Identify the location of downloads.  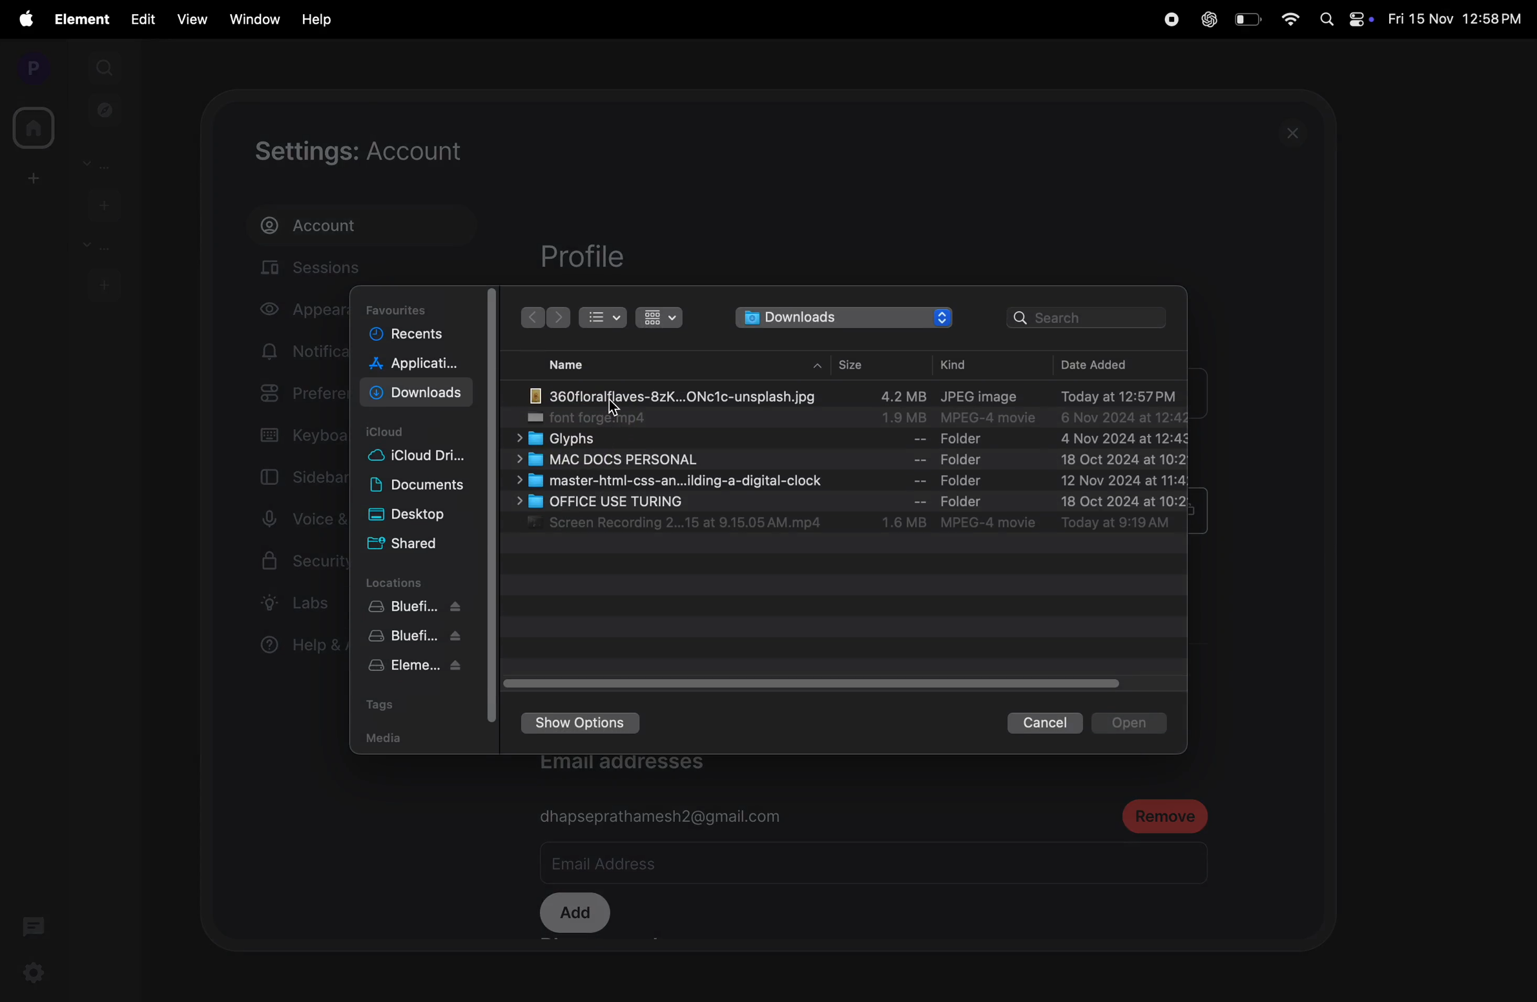
(843, 317).